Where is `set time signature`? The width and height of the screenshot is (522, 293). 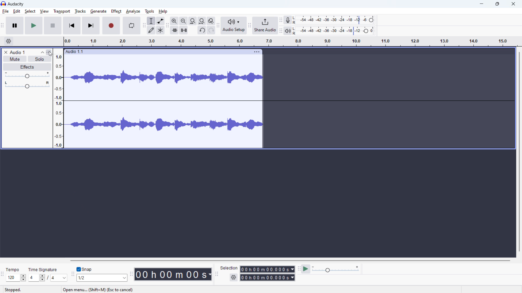
set time signature is located at coordinates (48, 278).